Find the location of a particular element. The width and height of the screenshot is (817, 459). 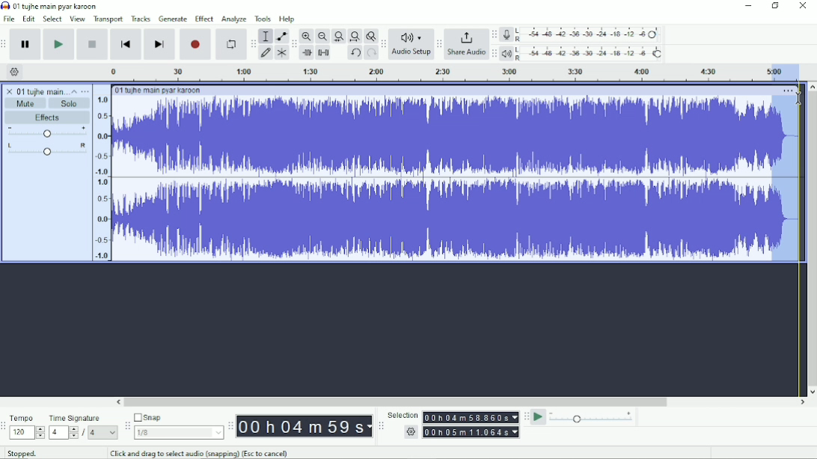

4 is located at coordinates (105, 432).